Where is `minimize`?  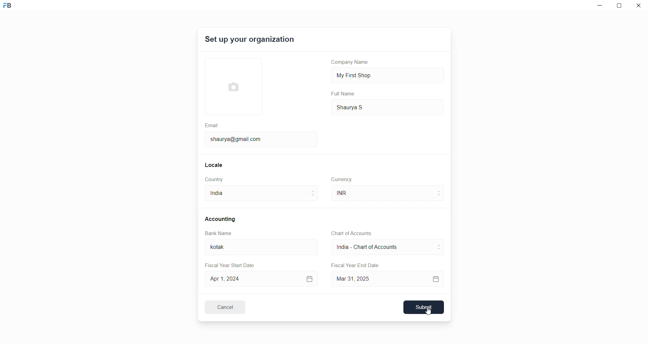 minimize is located at coordinates (598, 7).